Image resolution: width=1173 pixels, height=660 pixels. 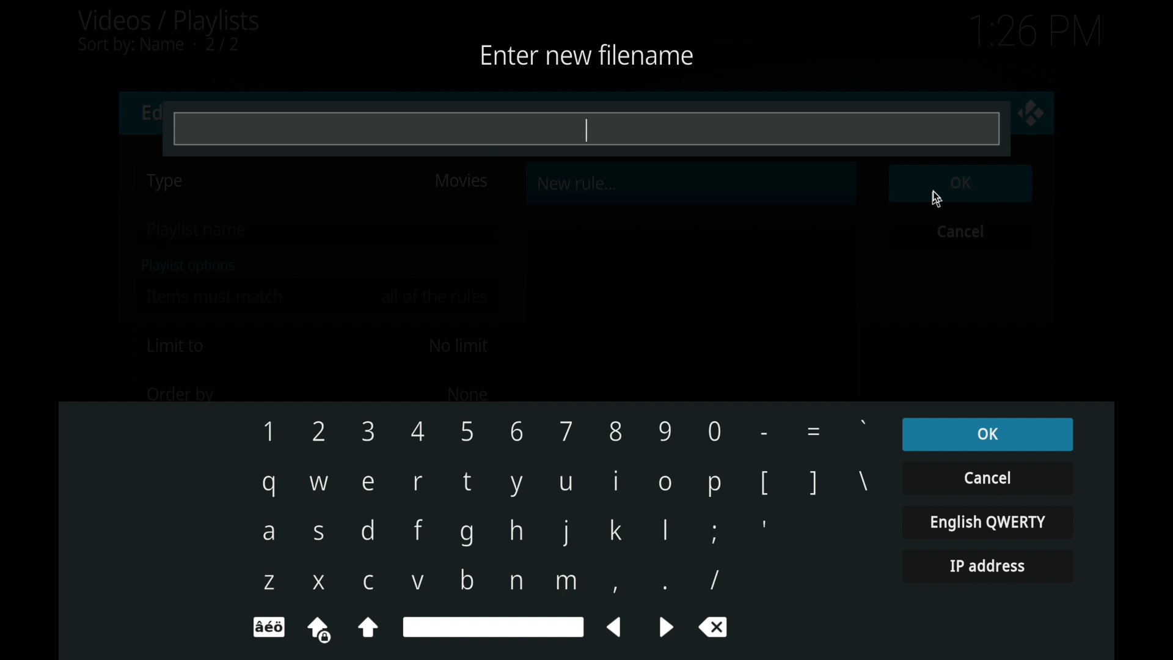 I want to click on playlist name, so click(x=199, y=231).